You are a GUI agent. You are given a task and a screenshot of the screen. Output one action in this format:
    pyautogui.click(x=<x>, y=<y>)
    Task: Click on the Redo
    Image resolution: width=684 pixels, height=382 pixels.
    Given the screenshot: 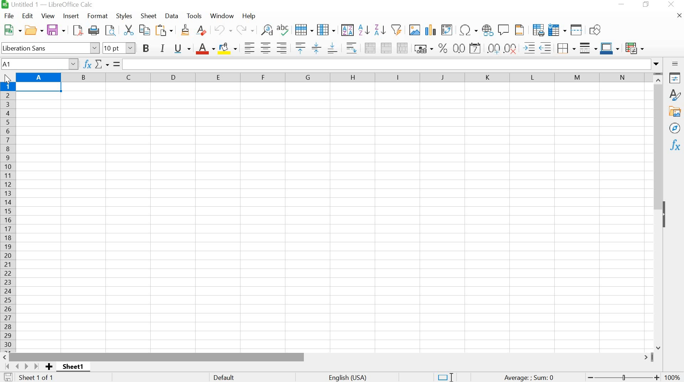 What is the action you would take?
    pyautogui.click(x=245, y=31)
    